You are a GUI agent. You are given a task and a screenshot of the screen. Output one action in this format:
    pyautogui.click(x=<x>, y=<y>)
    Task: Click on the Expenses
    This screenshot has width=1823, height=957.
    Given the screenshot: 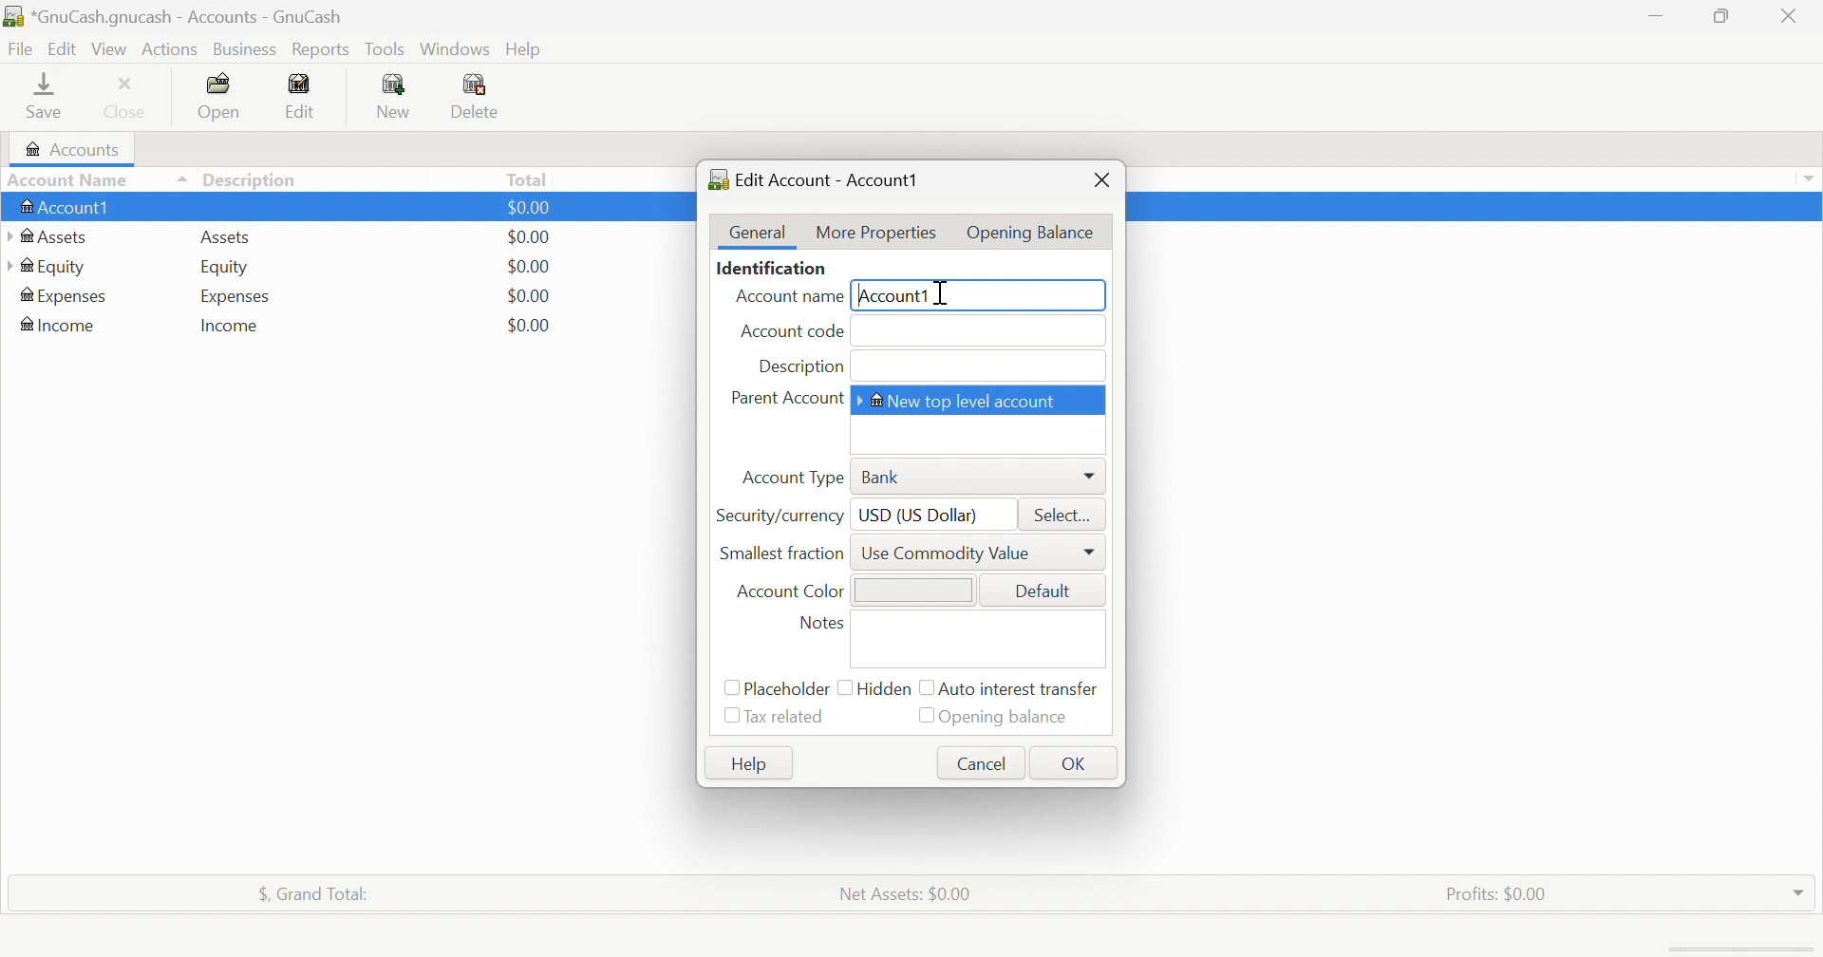 What is the action you would take?
    pyautogui.click(x=235, y=299)
    